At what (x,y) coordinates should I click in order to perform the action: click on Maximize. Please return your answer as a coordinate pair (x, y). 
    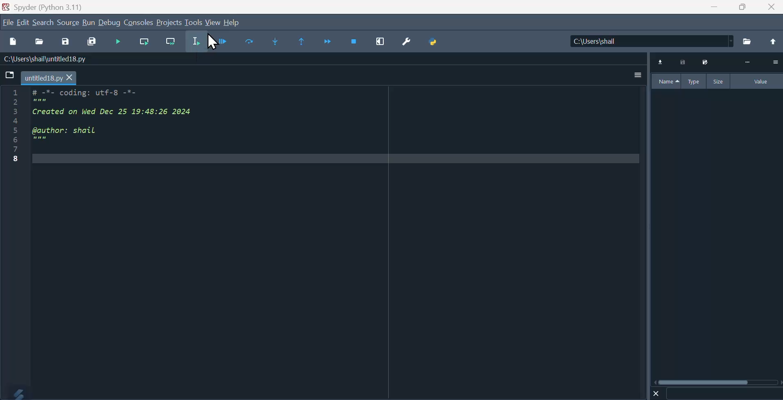
    Looking at the image, I should click on (742, 7).